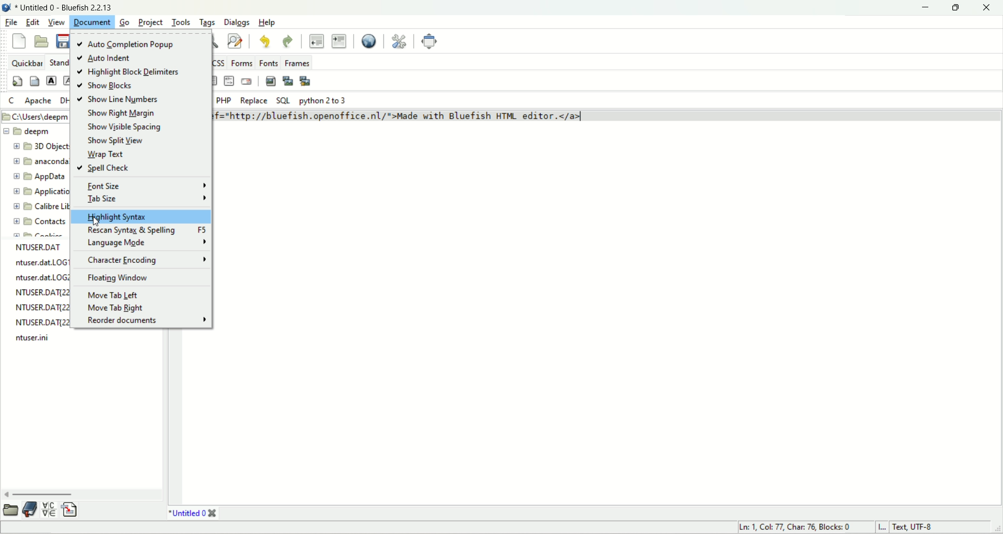 The height and width of the screenshot is (534, 1003). What do you see at coordinates (151, 22) in the screenshot?
I see `project` at bounding box center [151, 22].